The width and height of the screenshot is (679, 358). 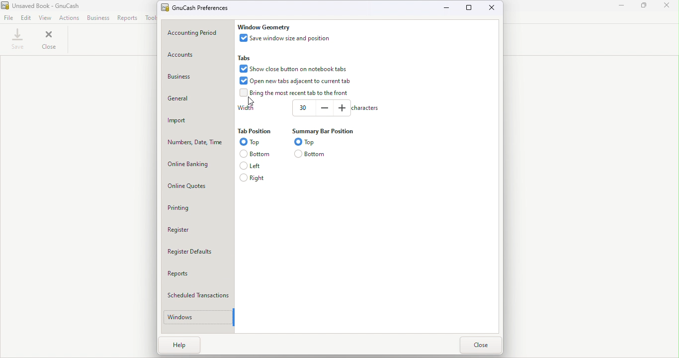 What do you see at coordinates (253, 165) in the screenshot?
I see `Left` at bounding box center [253, 165].